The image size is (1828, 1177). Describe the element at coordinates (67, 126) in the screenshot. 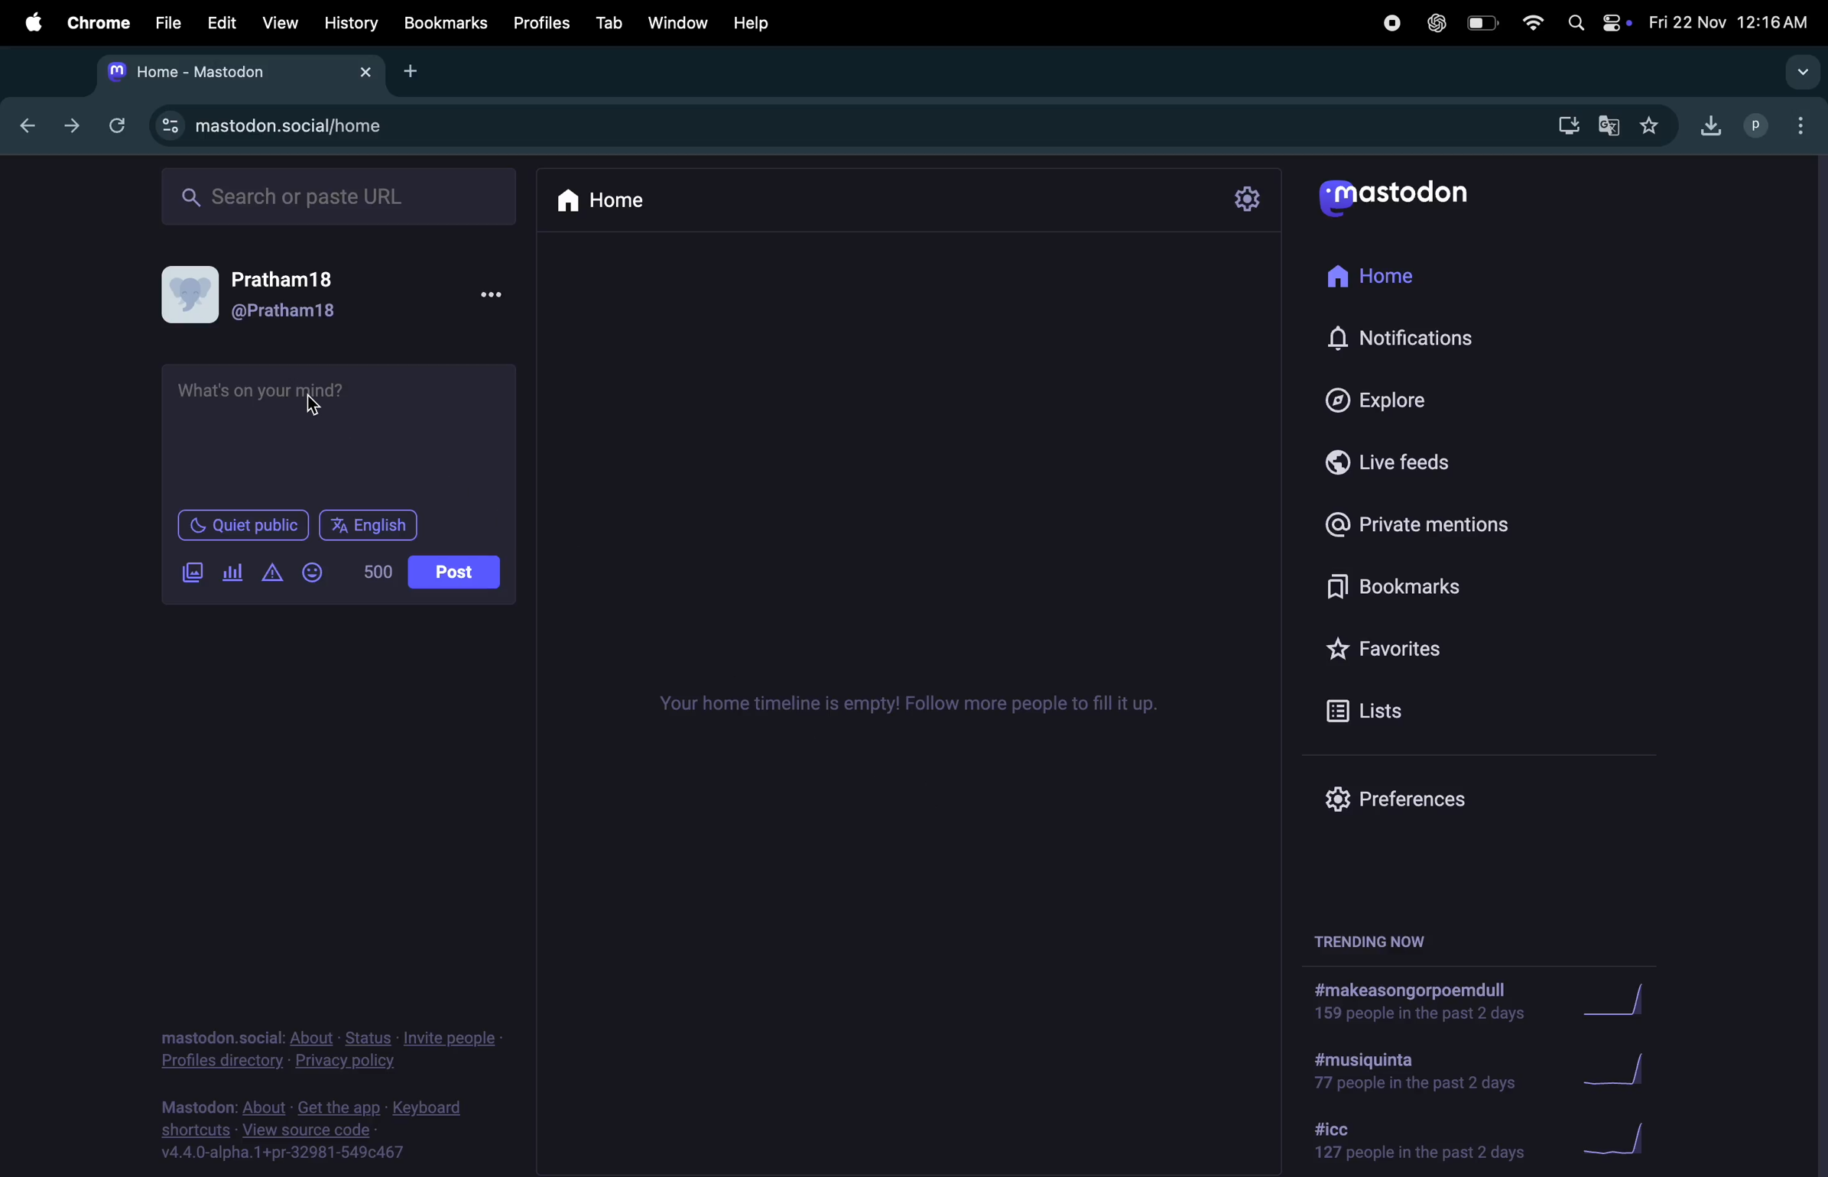

I see `next tab` at that location.